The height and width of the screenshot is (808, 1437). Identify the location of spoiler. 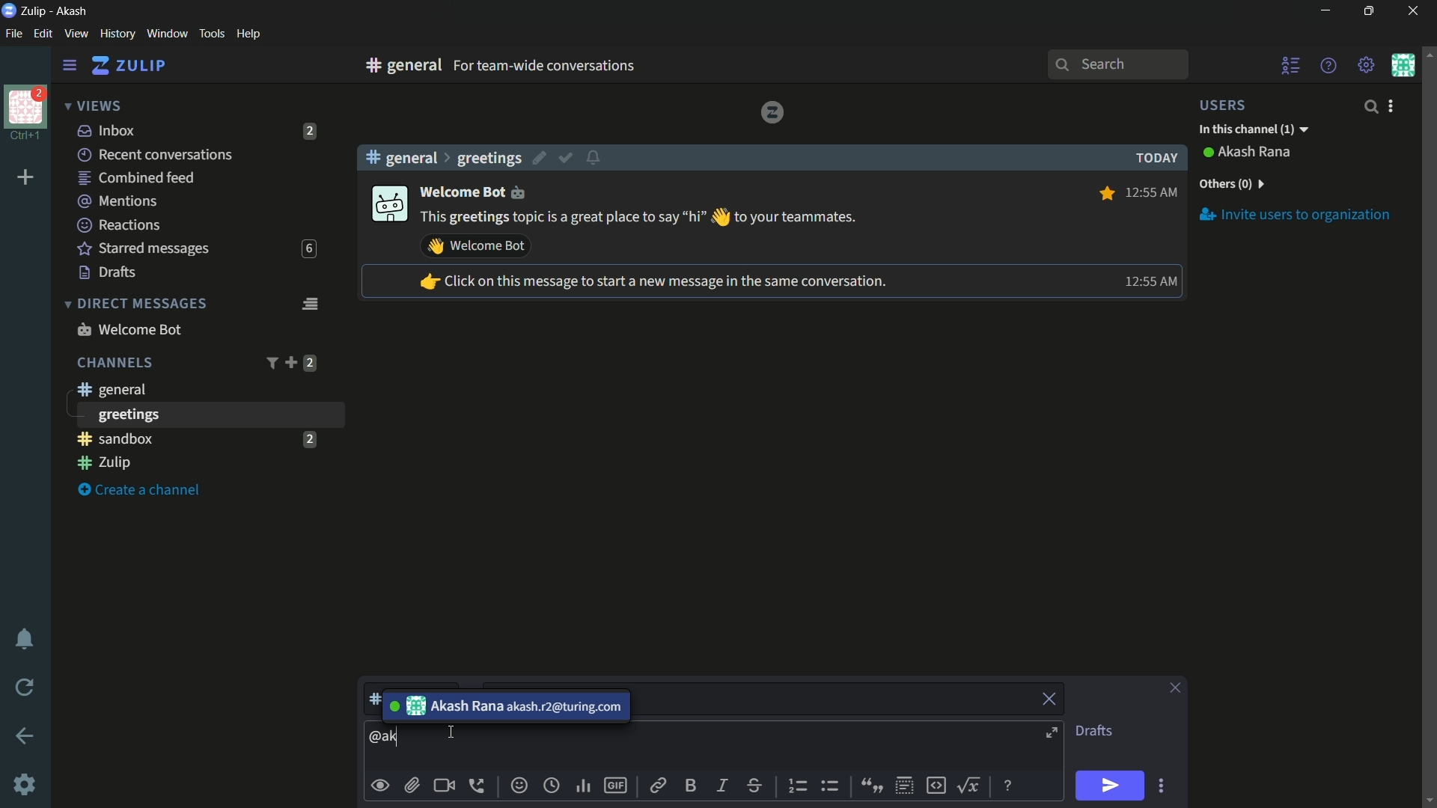
(904, 786).